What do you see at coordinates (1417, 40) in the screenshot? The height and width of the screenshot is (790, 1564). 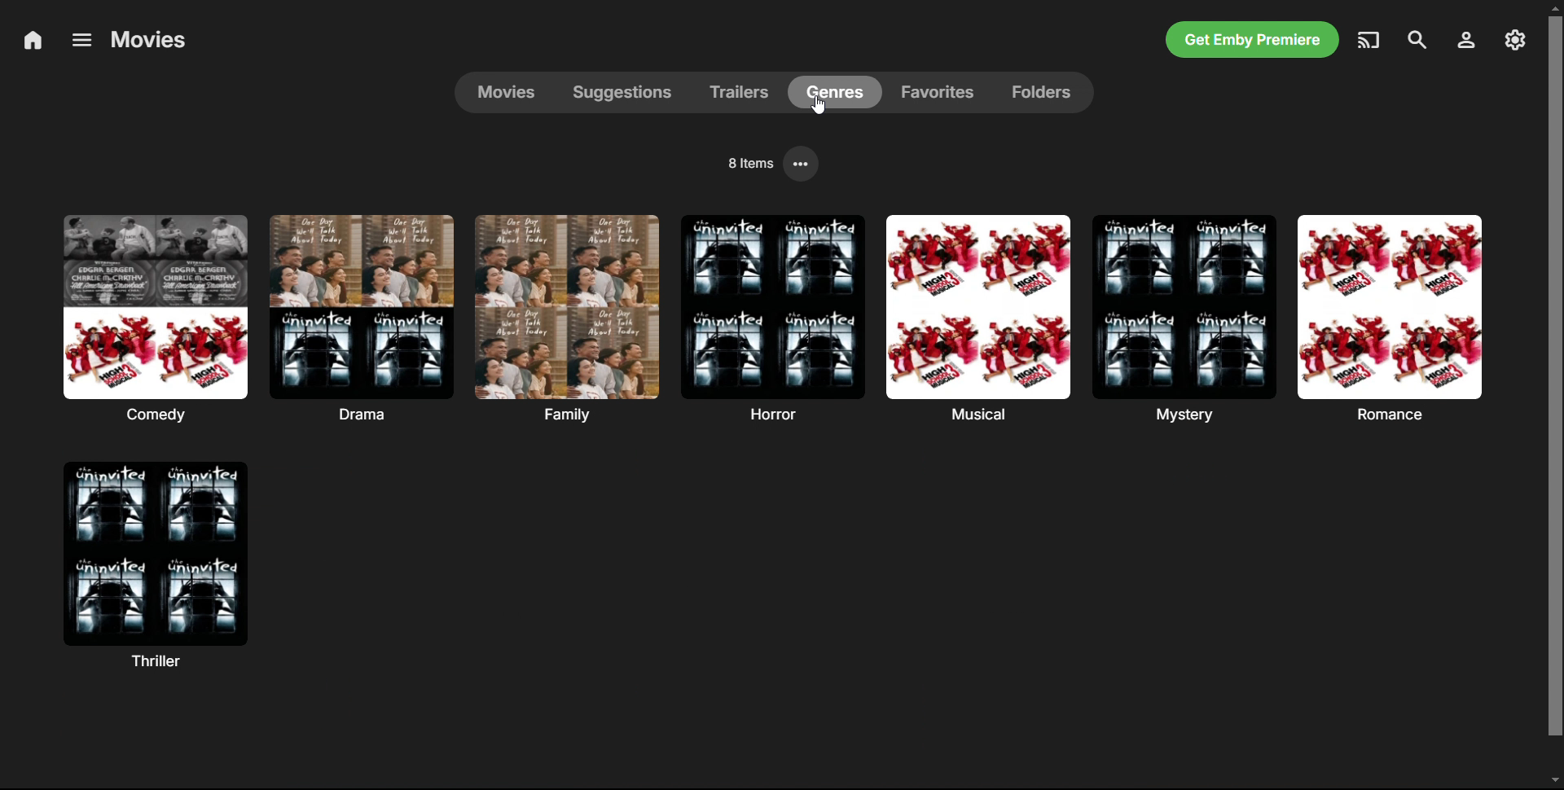 I see `search` at bounding box center [1417, 40].